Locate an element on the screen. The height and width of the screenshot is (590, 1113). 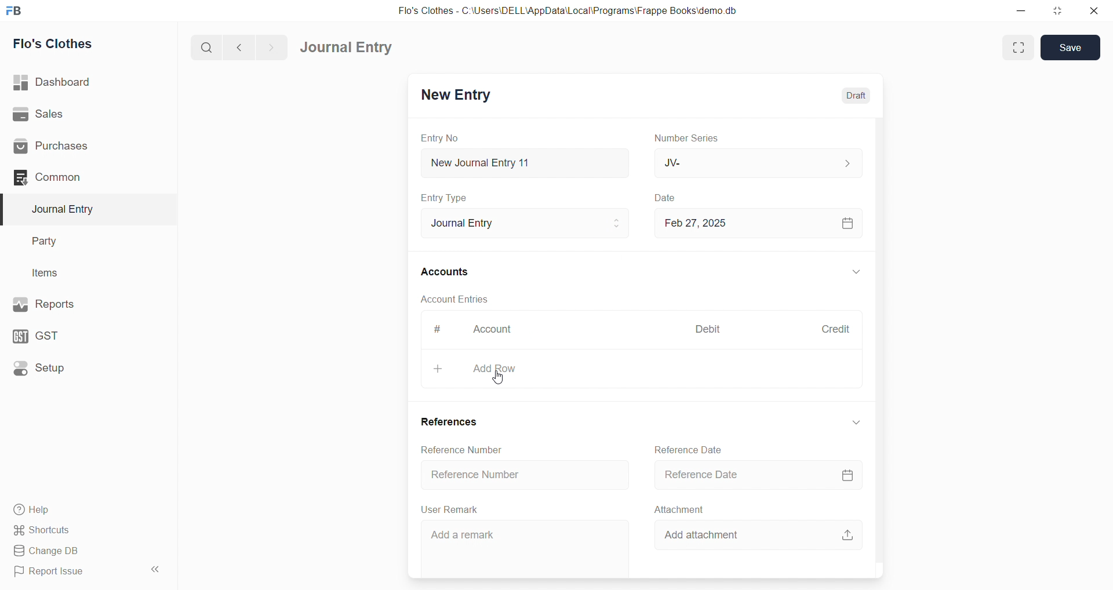
Flo's Clothes is located at coordinates (59, 43).